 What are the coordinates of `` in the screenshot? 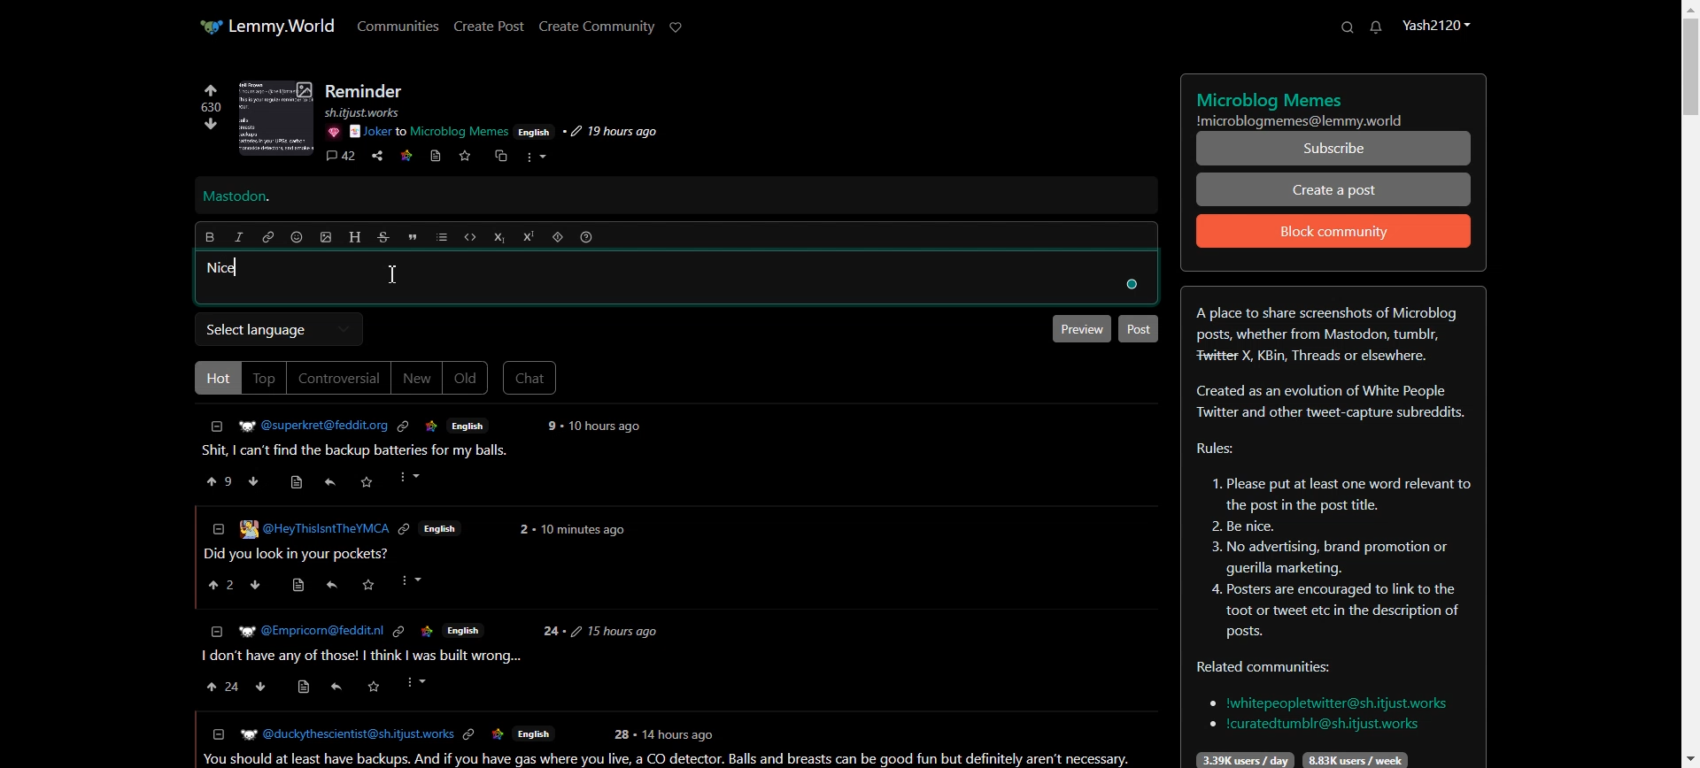 It's located at (368, 481).